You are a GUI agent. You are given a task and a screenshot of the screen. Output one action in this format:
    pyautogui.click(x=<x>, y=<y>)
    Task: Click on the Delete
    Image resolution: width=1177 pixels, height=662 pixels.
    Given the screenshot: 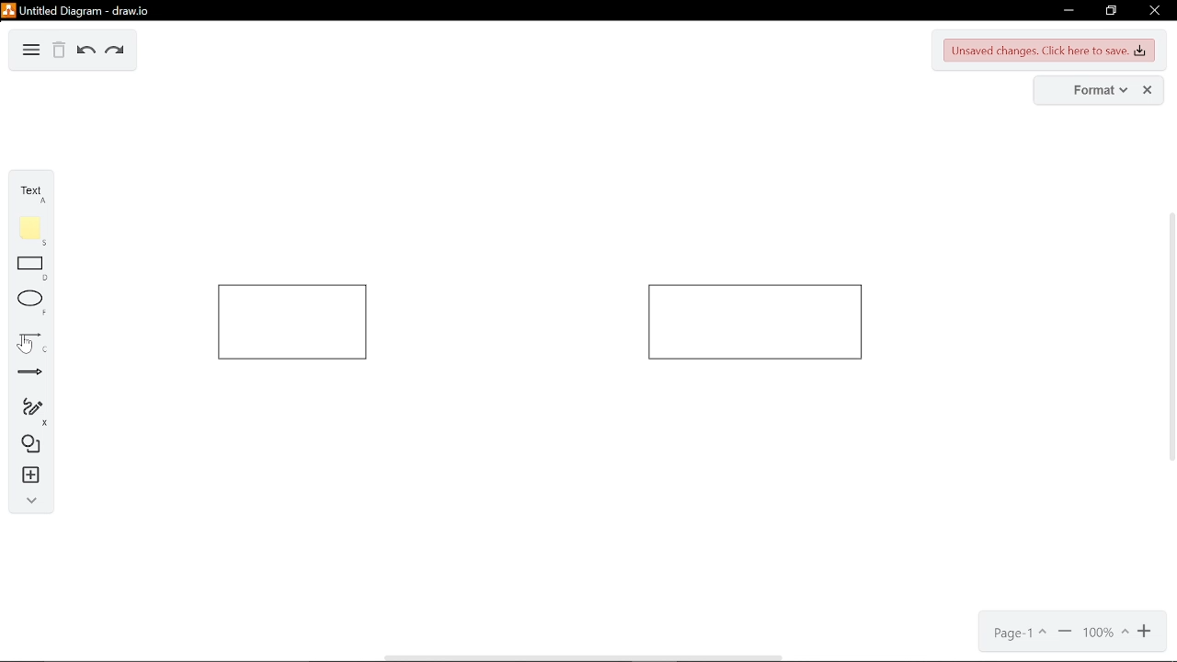 What is the action you would take?
    pyautogui.click(x=60, y=51)
    